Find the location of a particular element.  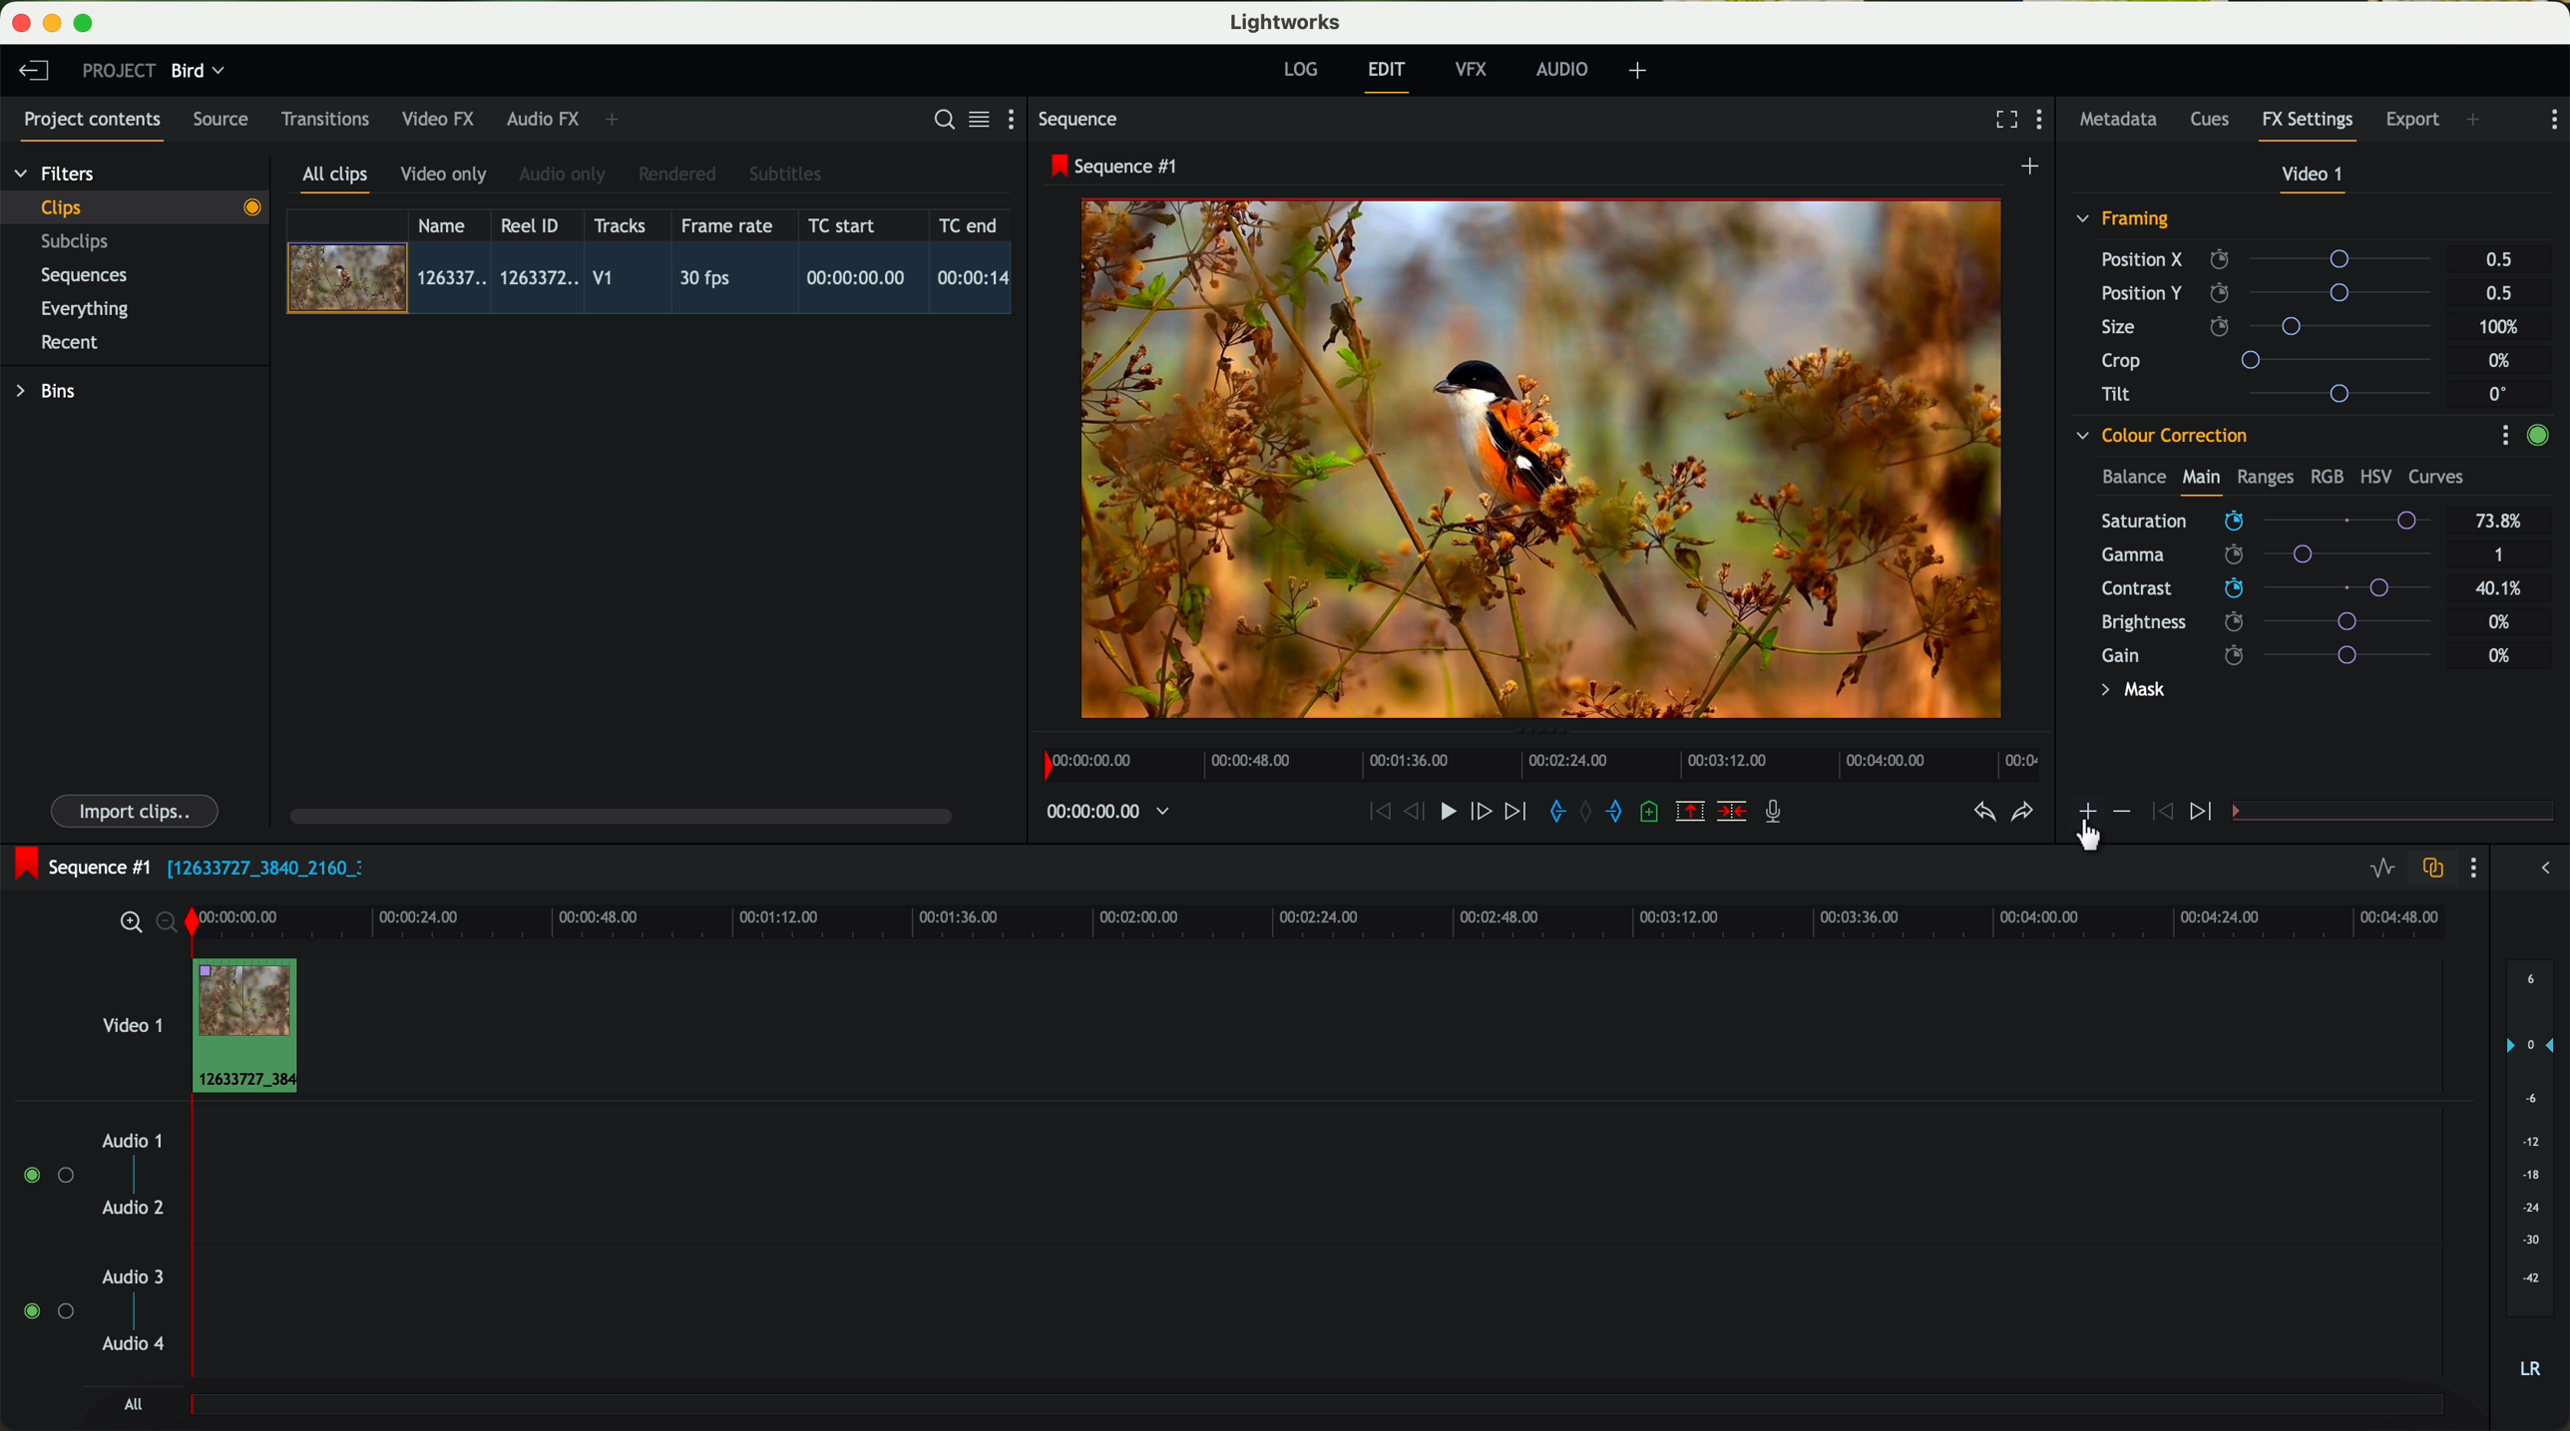

balance is located at coordinates (2134, 479).